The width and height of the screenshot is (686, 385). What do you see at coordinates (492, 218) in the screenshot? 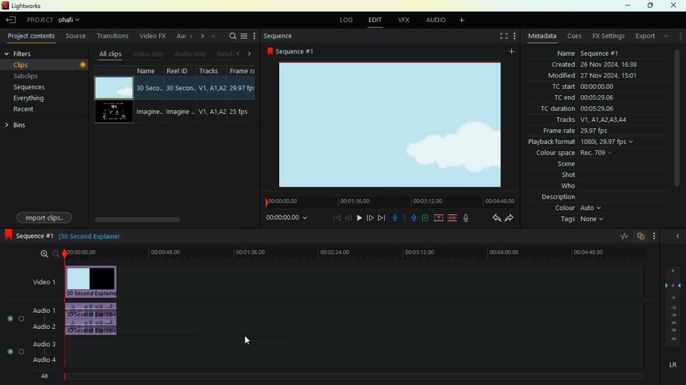
I see `back` at bounding box center [492, 218].